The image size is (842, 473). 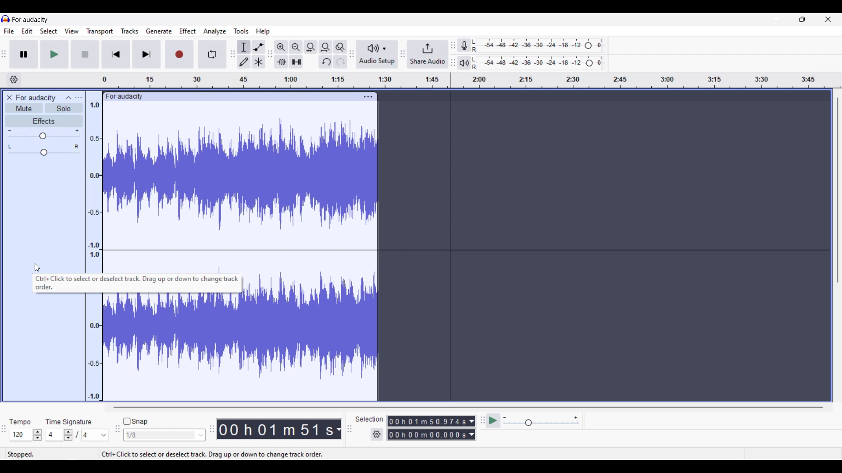 I want to click on Duration measurement options, so click(x=472, y=428).